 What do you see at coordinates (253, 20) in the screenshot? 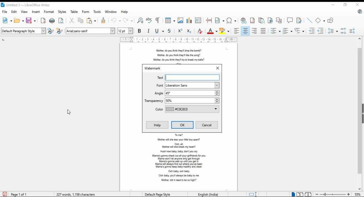
I see `insert footnote` at bounding box center [253, 20].